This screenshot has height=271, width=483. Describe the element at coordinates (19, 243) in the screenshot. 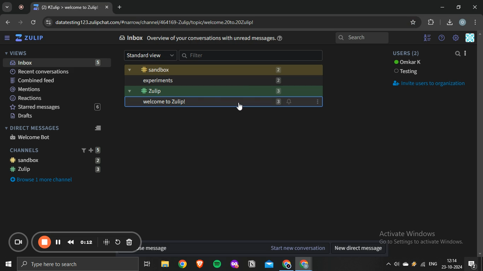

I see `icon` at that location.